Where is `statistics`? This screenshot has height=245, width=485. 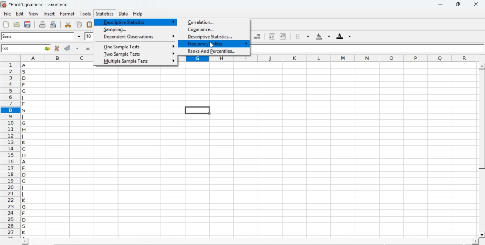 statistics is located at coordinates (104, 14).